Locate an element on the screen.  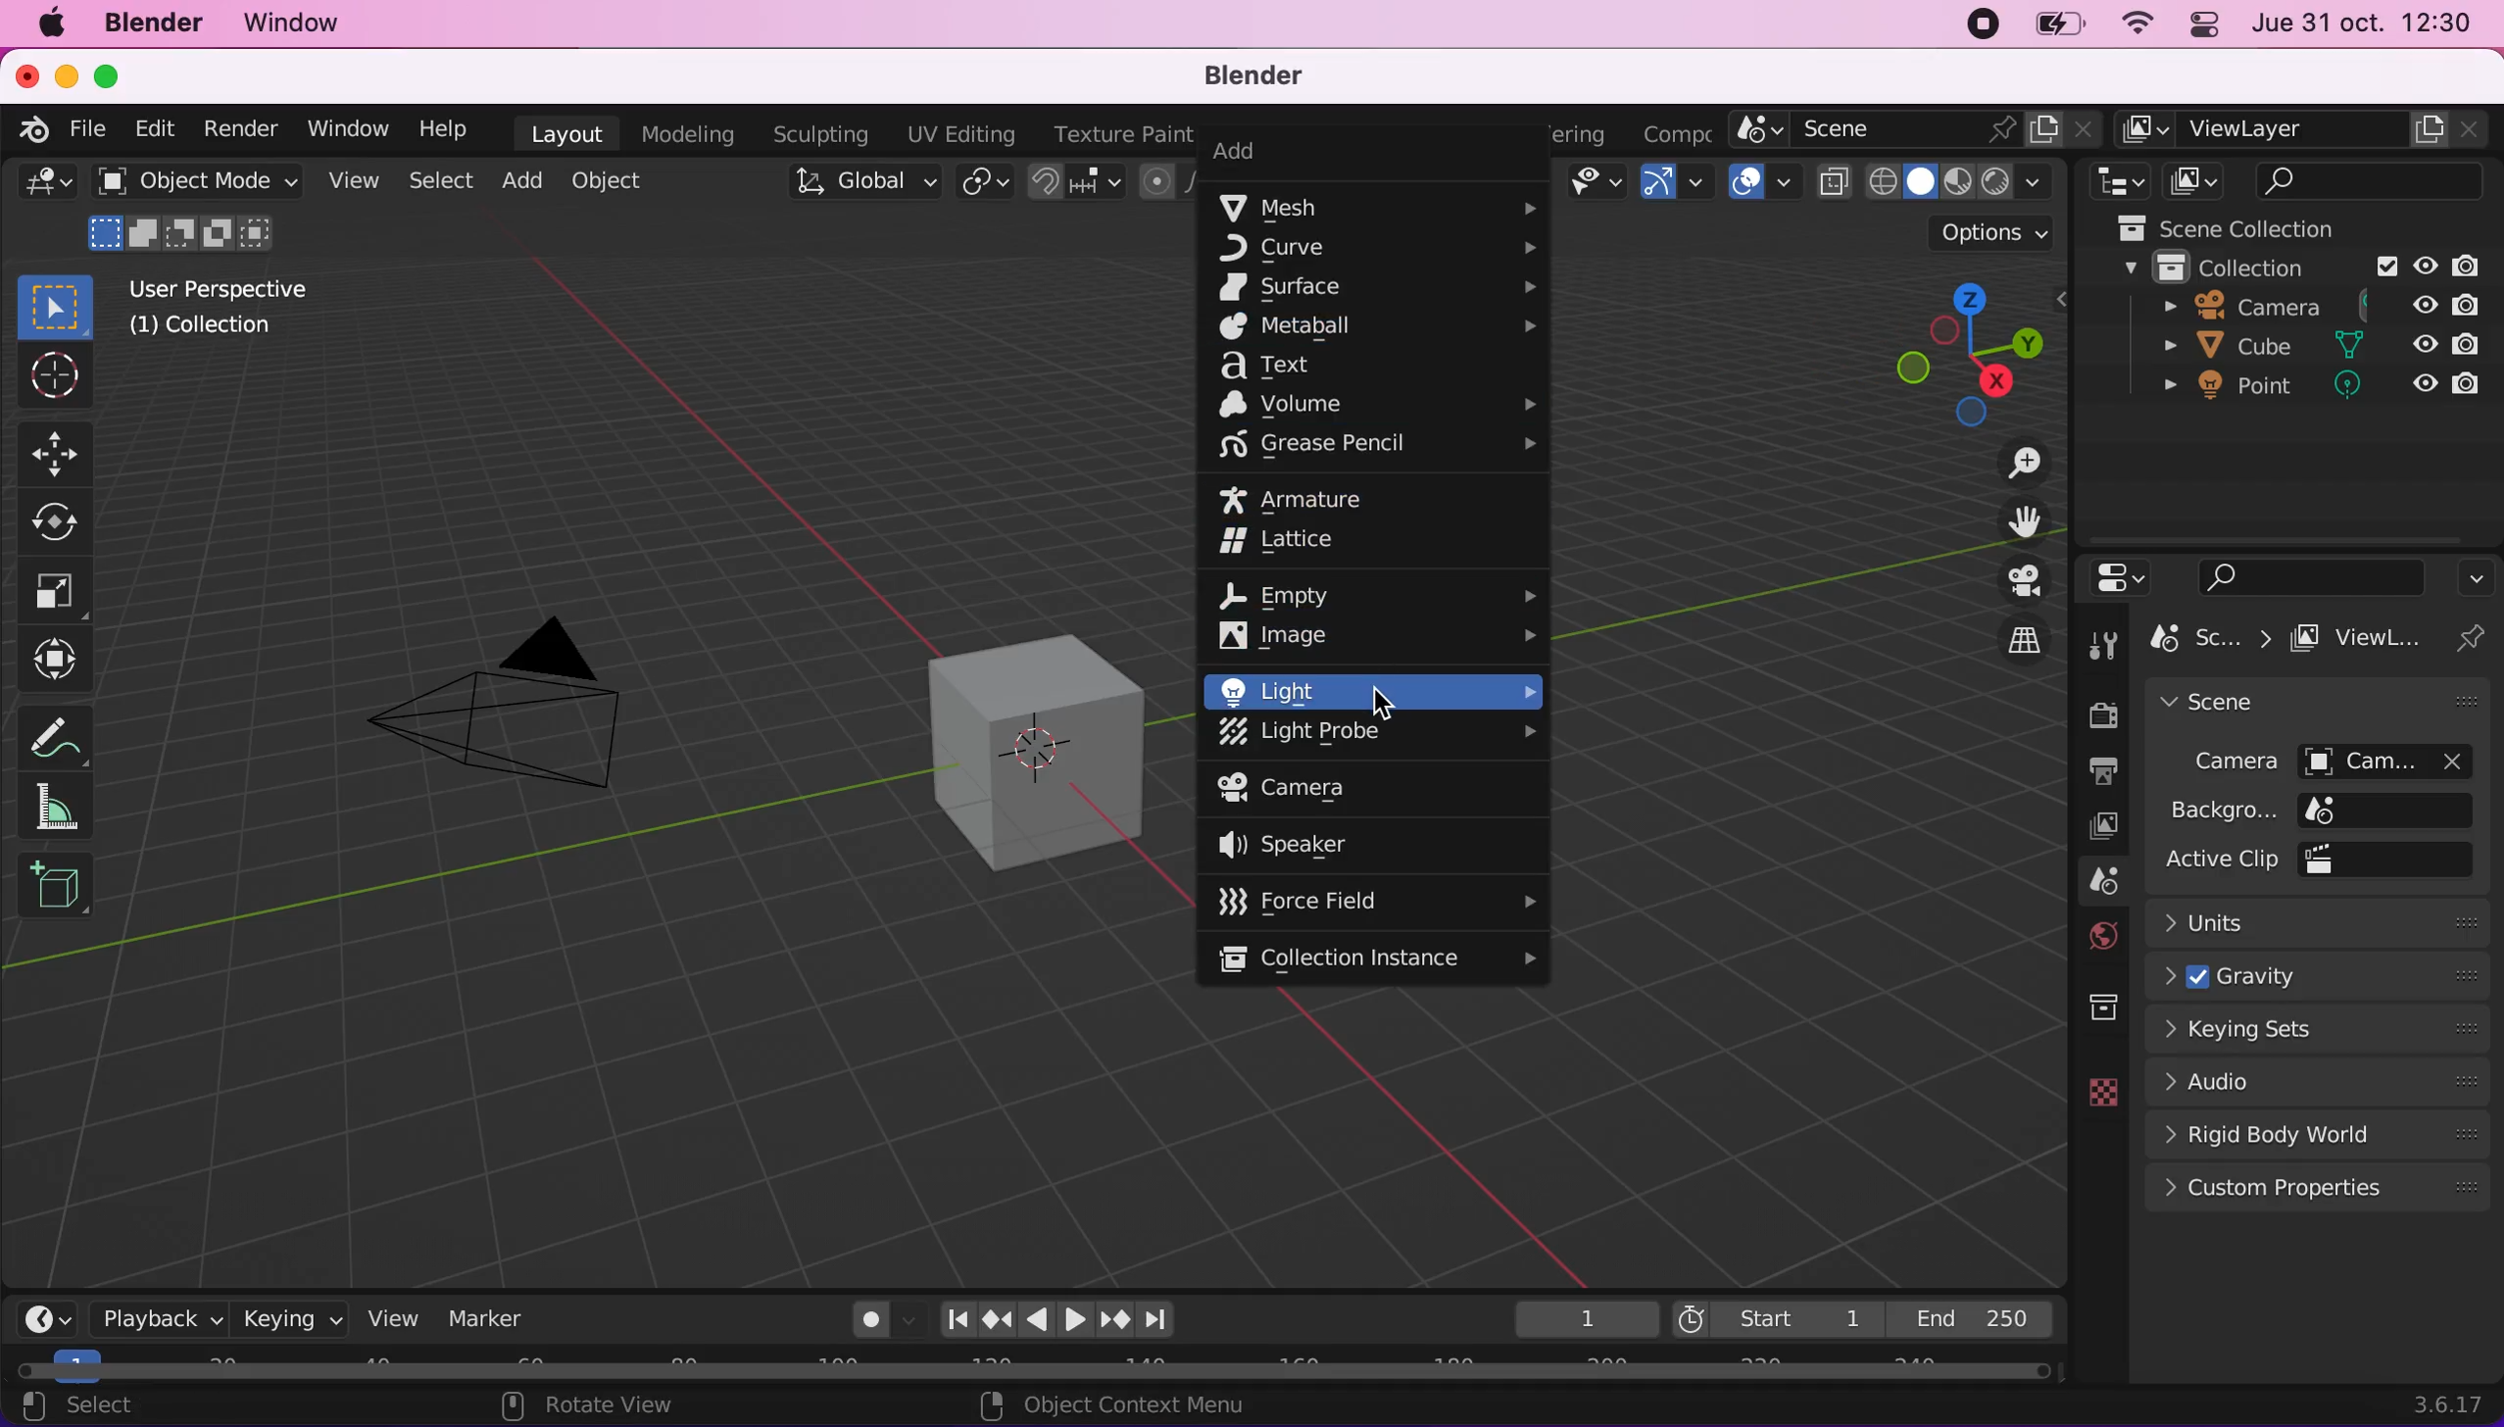
zoom in/out is located at coordinates (2008, 464).